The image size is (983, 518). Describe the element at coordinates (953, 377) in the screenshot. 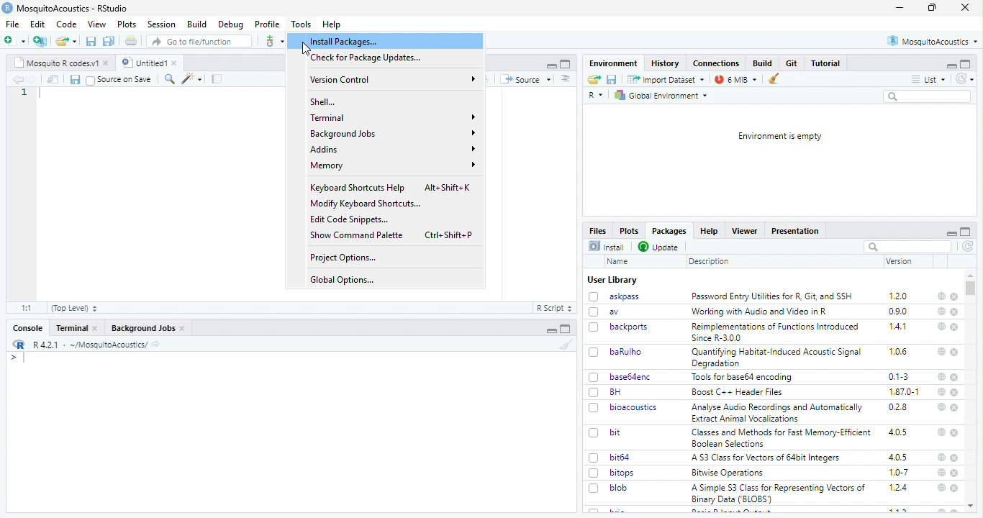

I see `close` at that location.